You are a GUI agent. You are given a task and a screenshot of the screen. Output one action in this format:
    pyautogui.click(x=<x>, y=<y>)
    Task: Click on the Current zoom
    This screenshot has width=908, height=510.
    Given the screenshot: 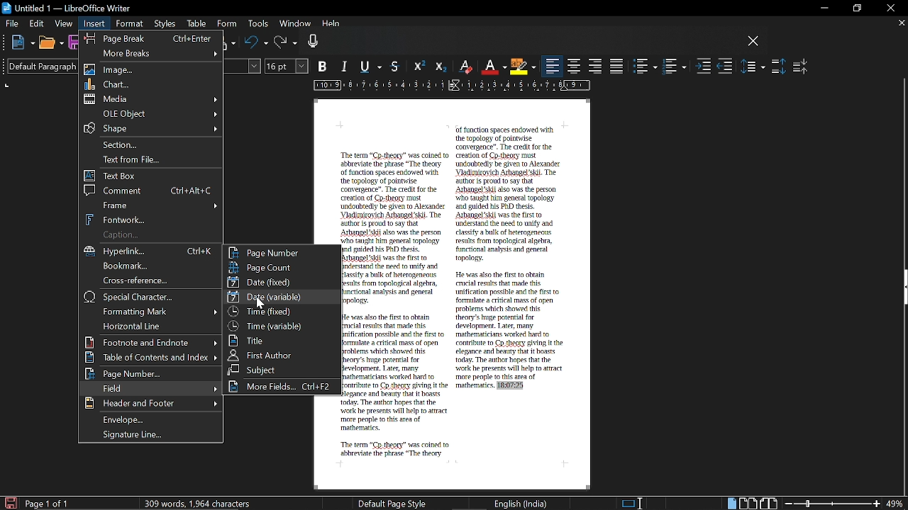 What is the action you would take?
    pyautogui.click(x=896, y=504)
    